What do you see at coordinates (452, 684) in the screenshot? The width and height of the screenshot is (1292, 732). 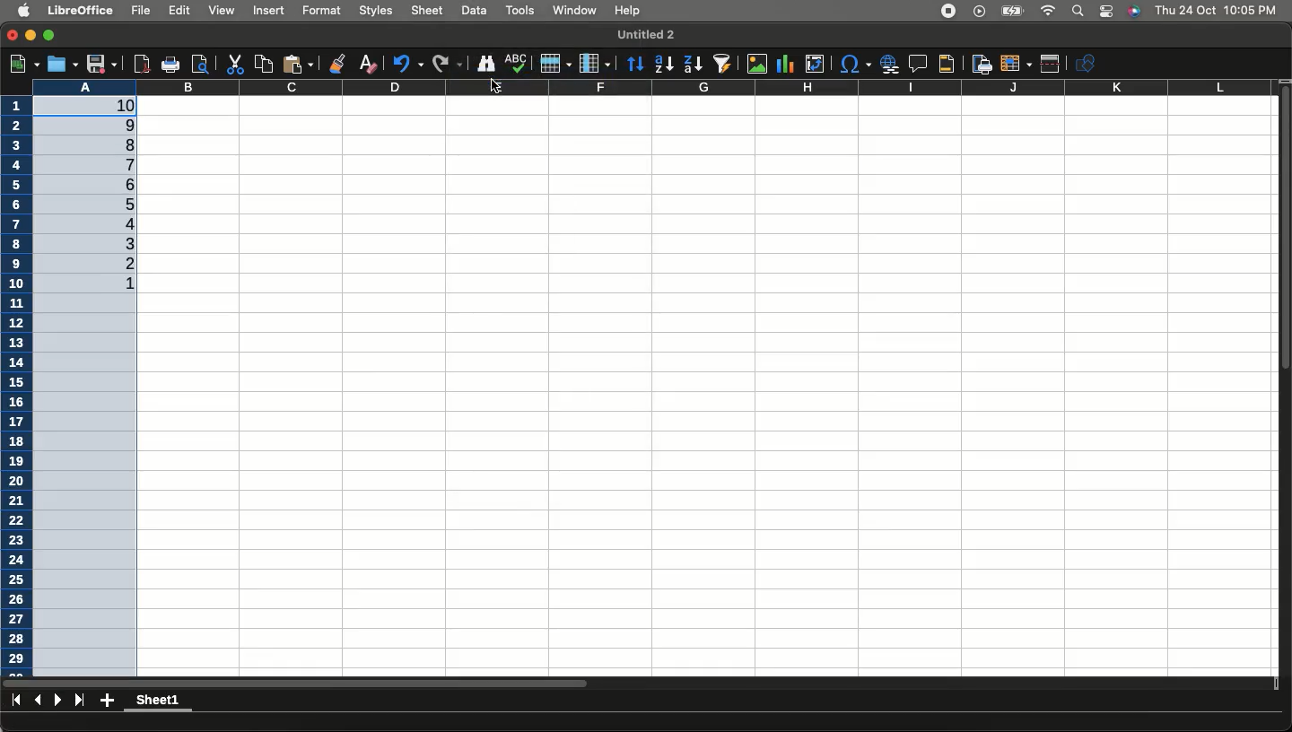 I see `Horizontal Scroll bar` at bounding box center [452, 684].